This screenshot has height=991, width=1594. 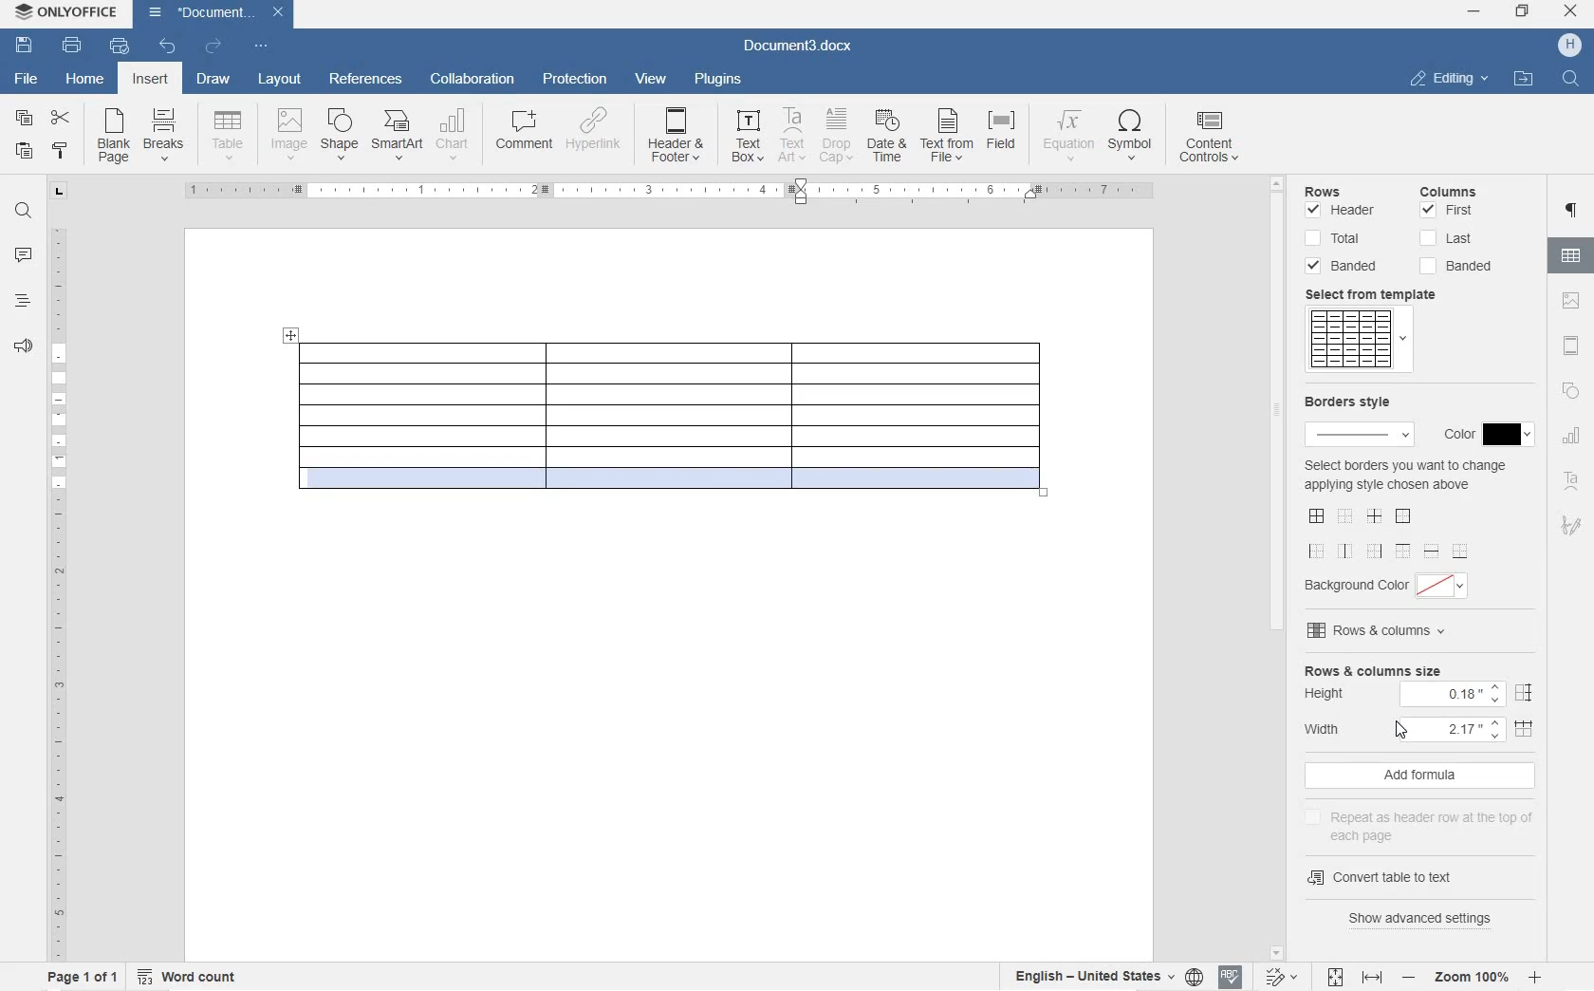 What do you see at coordinates (1487, 432) in the screenshot?
I see `Border Style Color` at bounding box center [1487, 432].